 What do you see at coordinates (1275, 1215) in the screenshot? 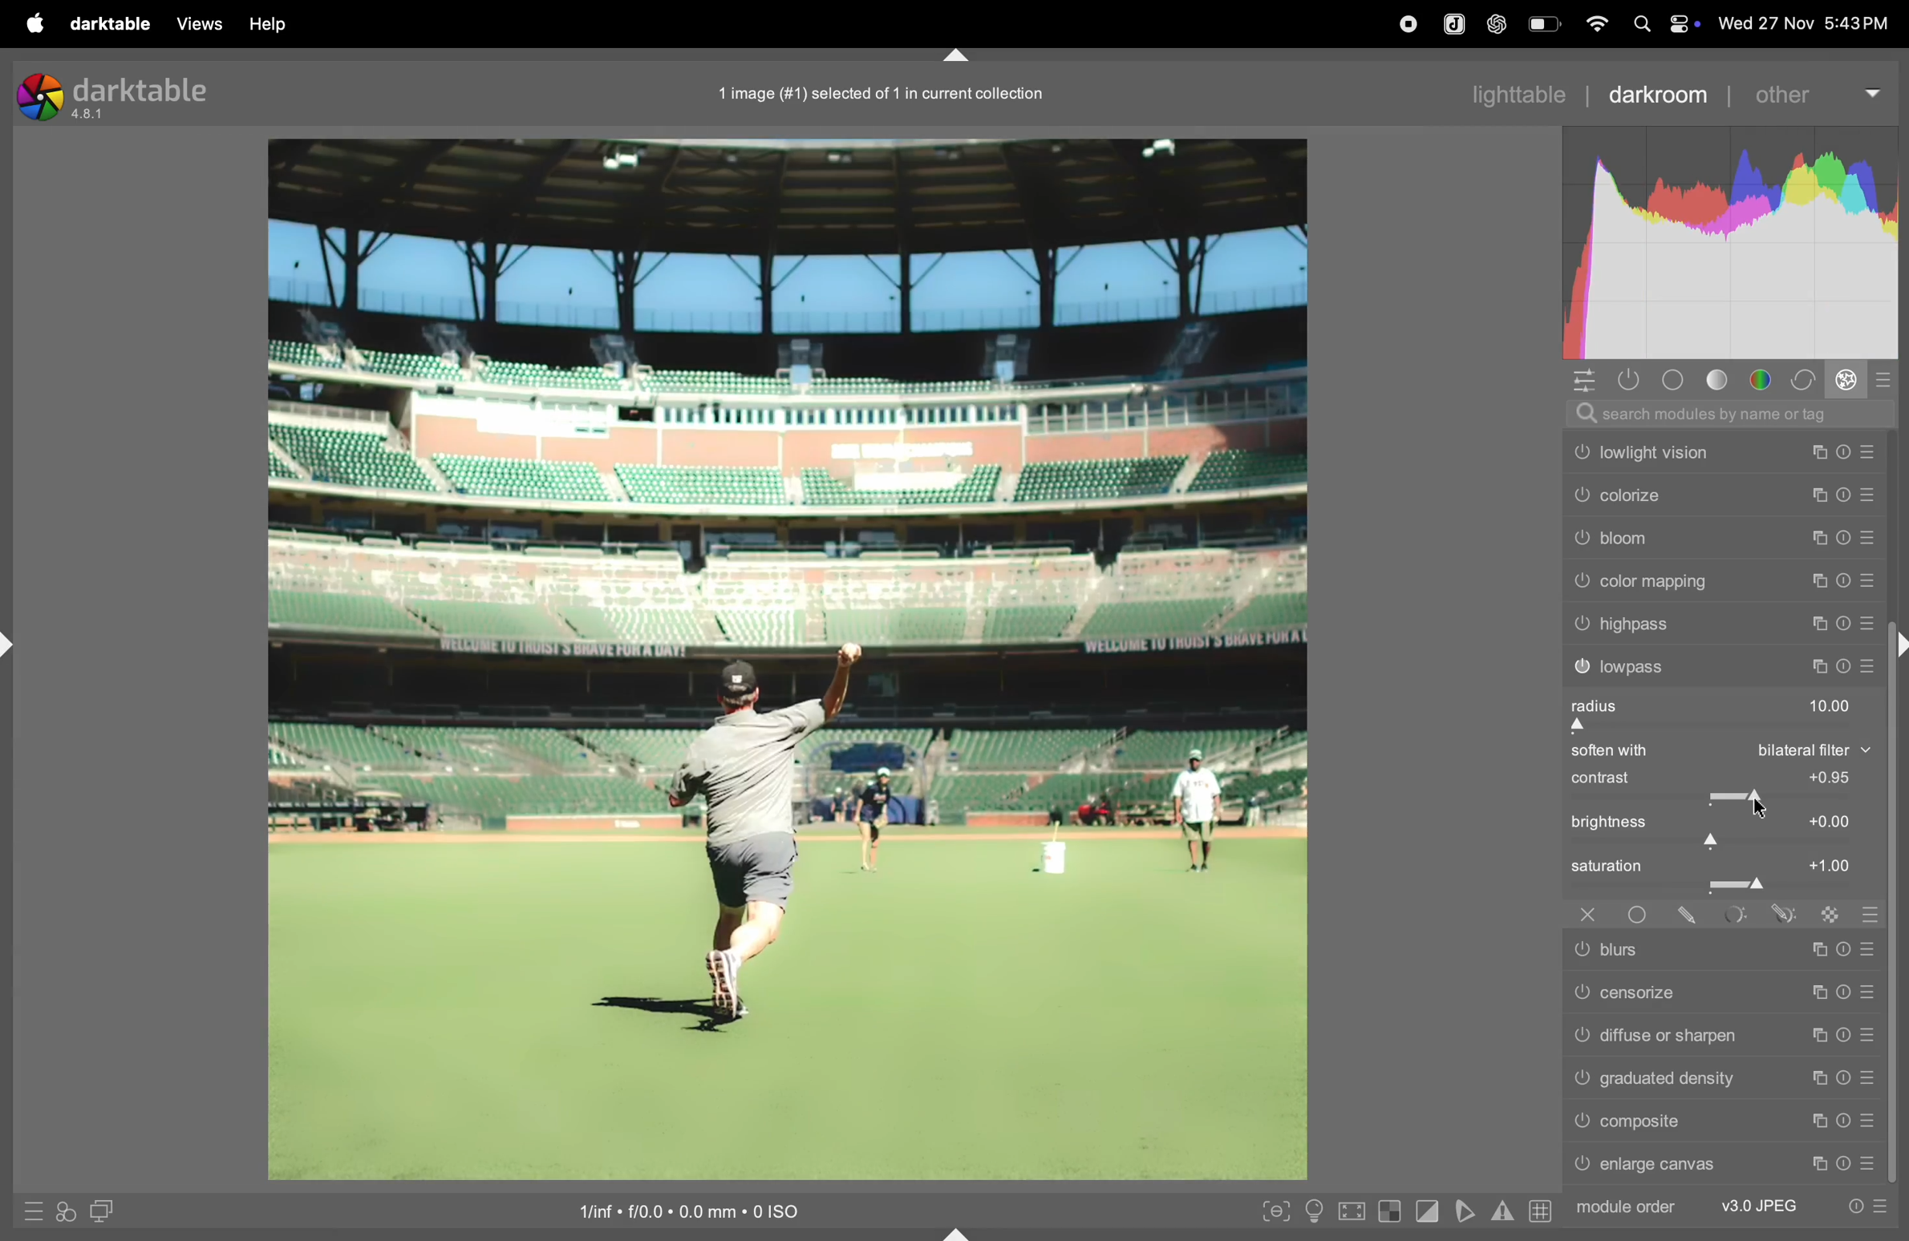
I see `toggle peaking foucus mode` at bounding box center [1275, 1215].